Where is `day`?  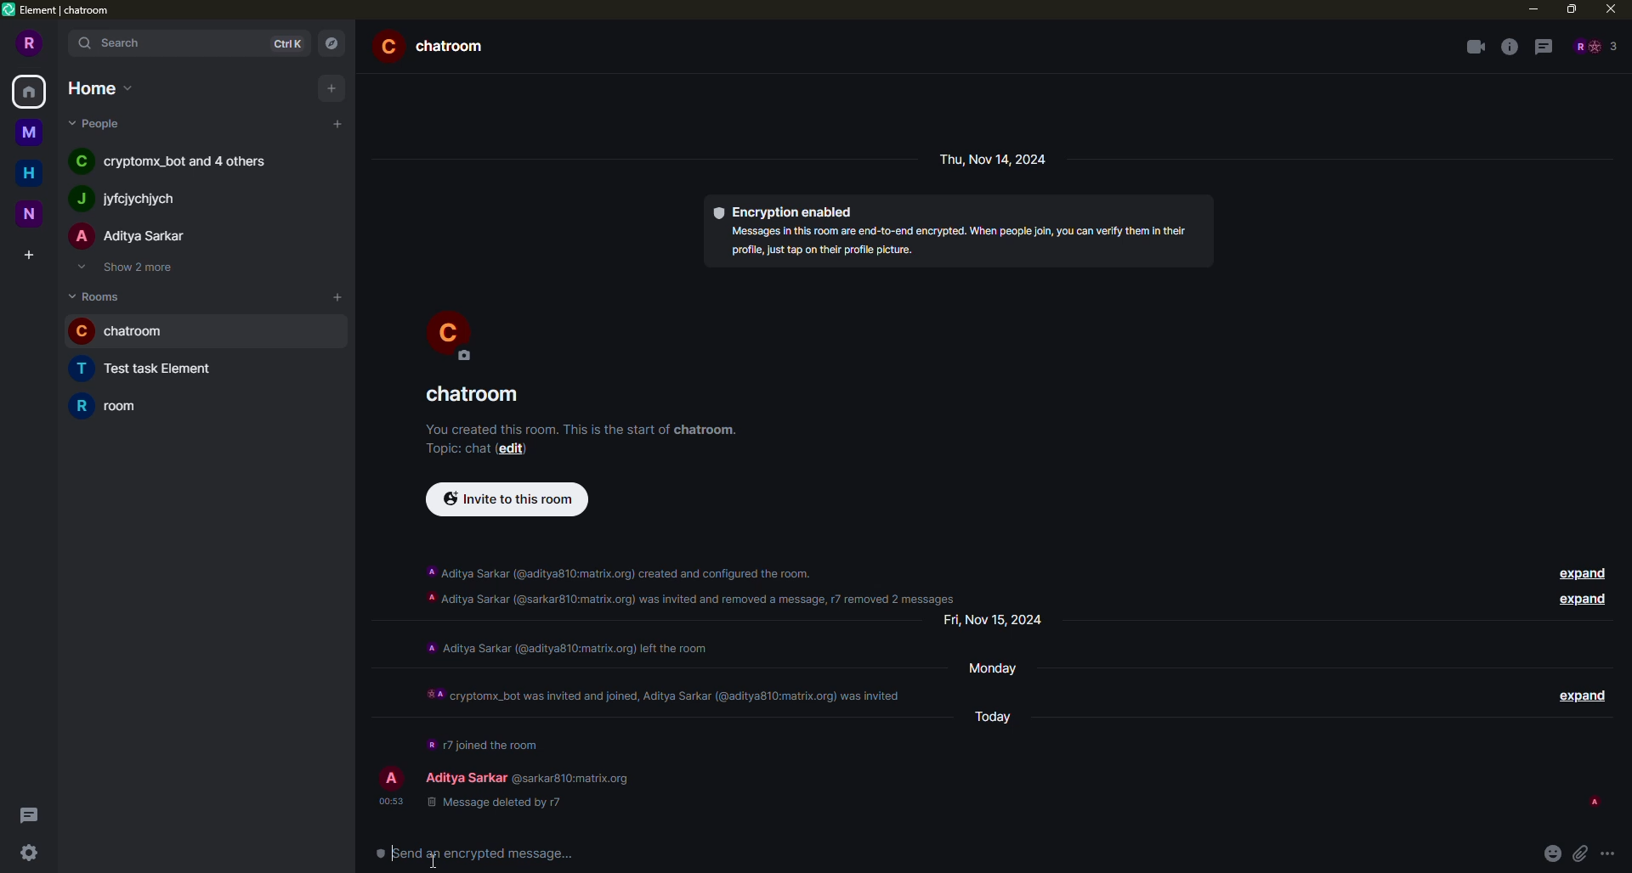
day is located at coordinates (1002, 714).